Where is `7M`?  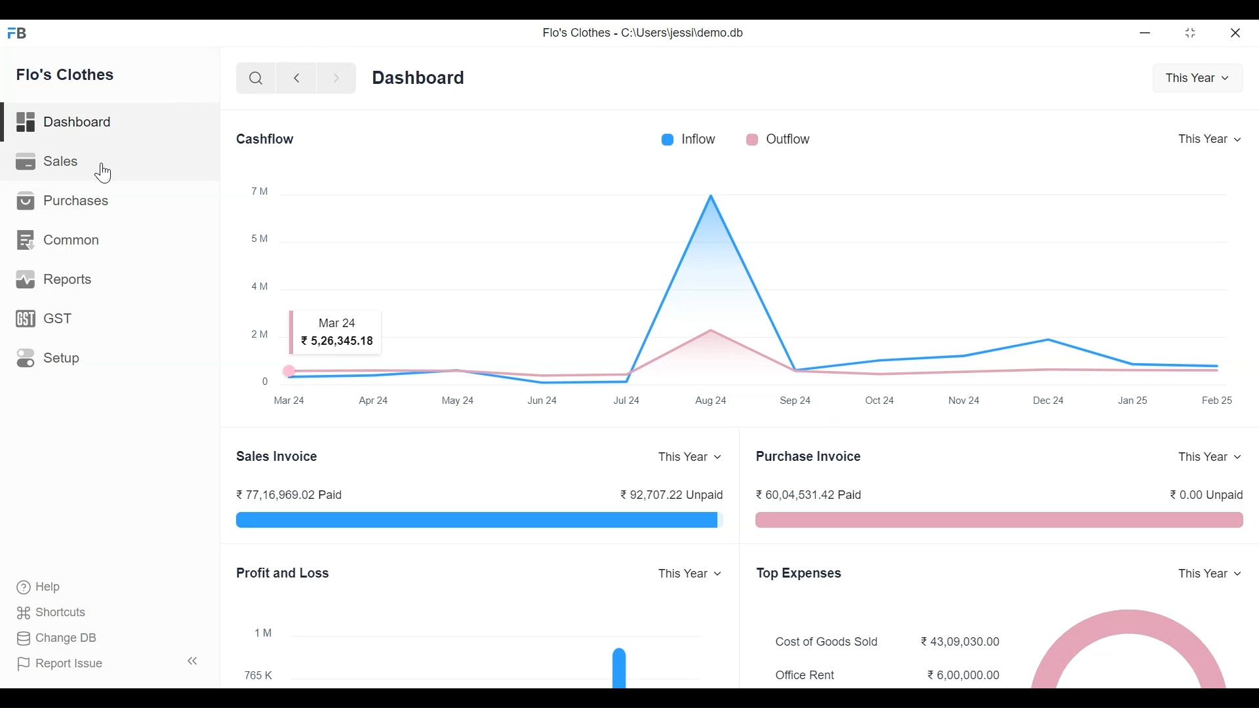
7M is located at coordinates (260, 190).